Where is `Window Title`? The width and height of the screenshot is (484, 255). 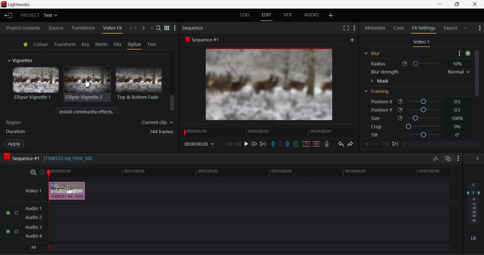
Window Title is located at coordinates (17, 5).